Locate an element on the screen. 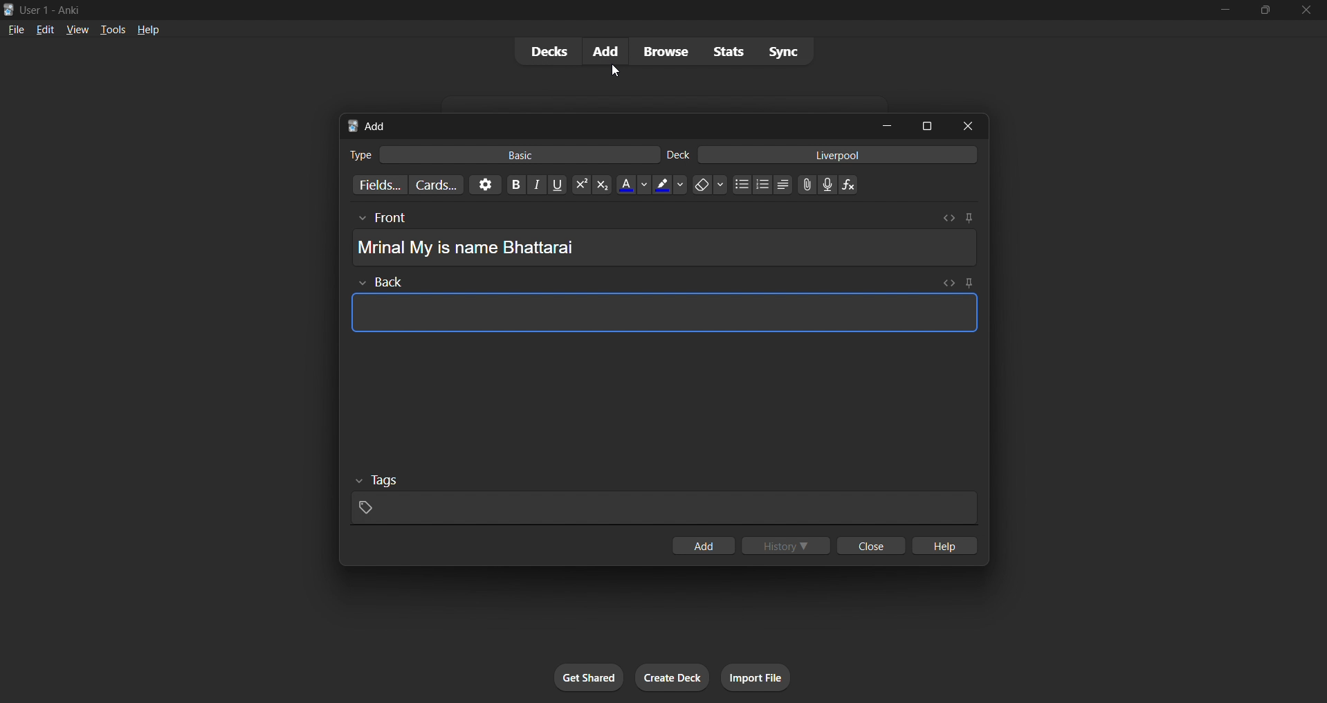 This screenshot has width=1327, height=703. text highlight is located at coordinates (668, 185).